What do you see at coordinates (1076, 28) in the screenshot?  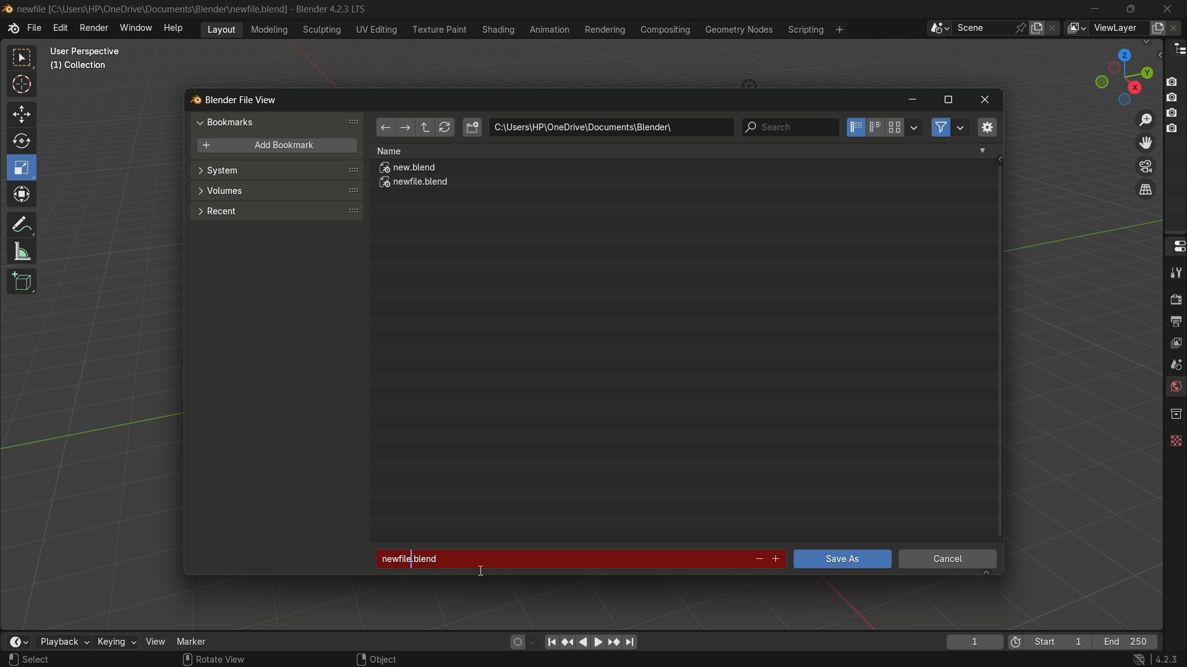 I see `view layer` at bounding box center [1076, 28].